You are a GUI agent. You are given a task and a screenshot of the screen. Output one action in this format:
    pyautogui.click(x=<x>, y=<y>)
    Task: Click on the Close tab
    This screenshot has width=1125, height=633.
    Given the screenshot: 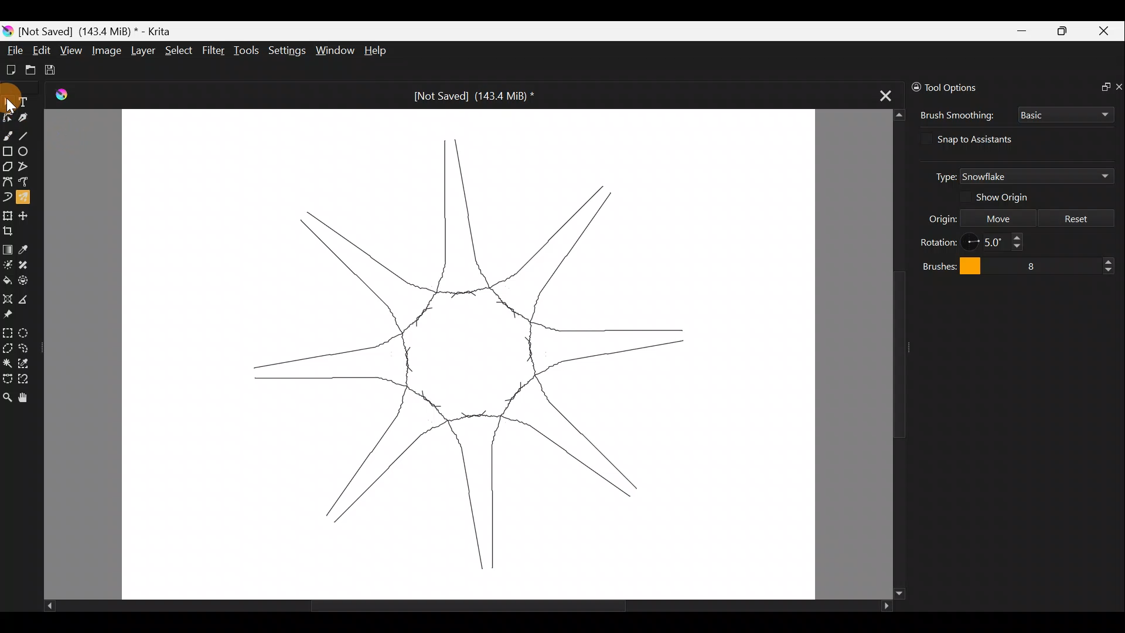 What is the action you would take?
    pyautogui.click(x=886, y=92)
    